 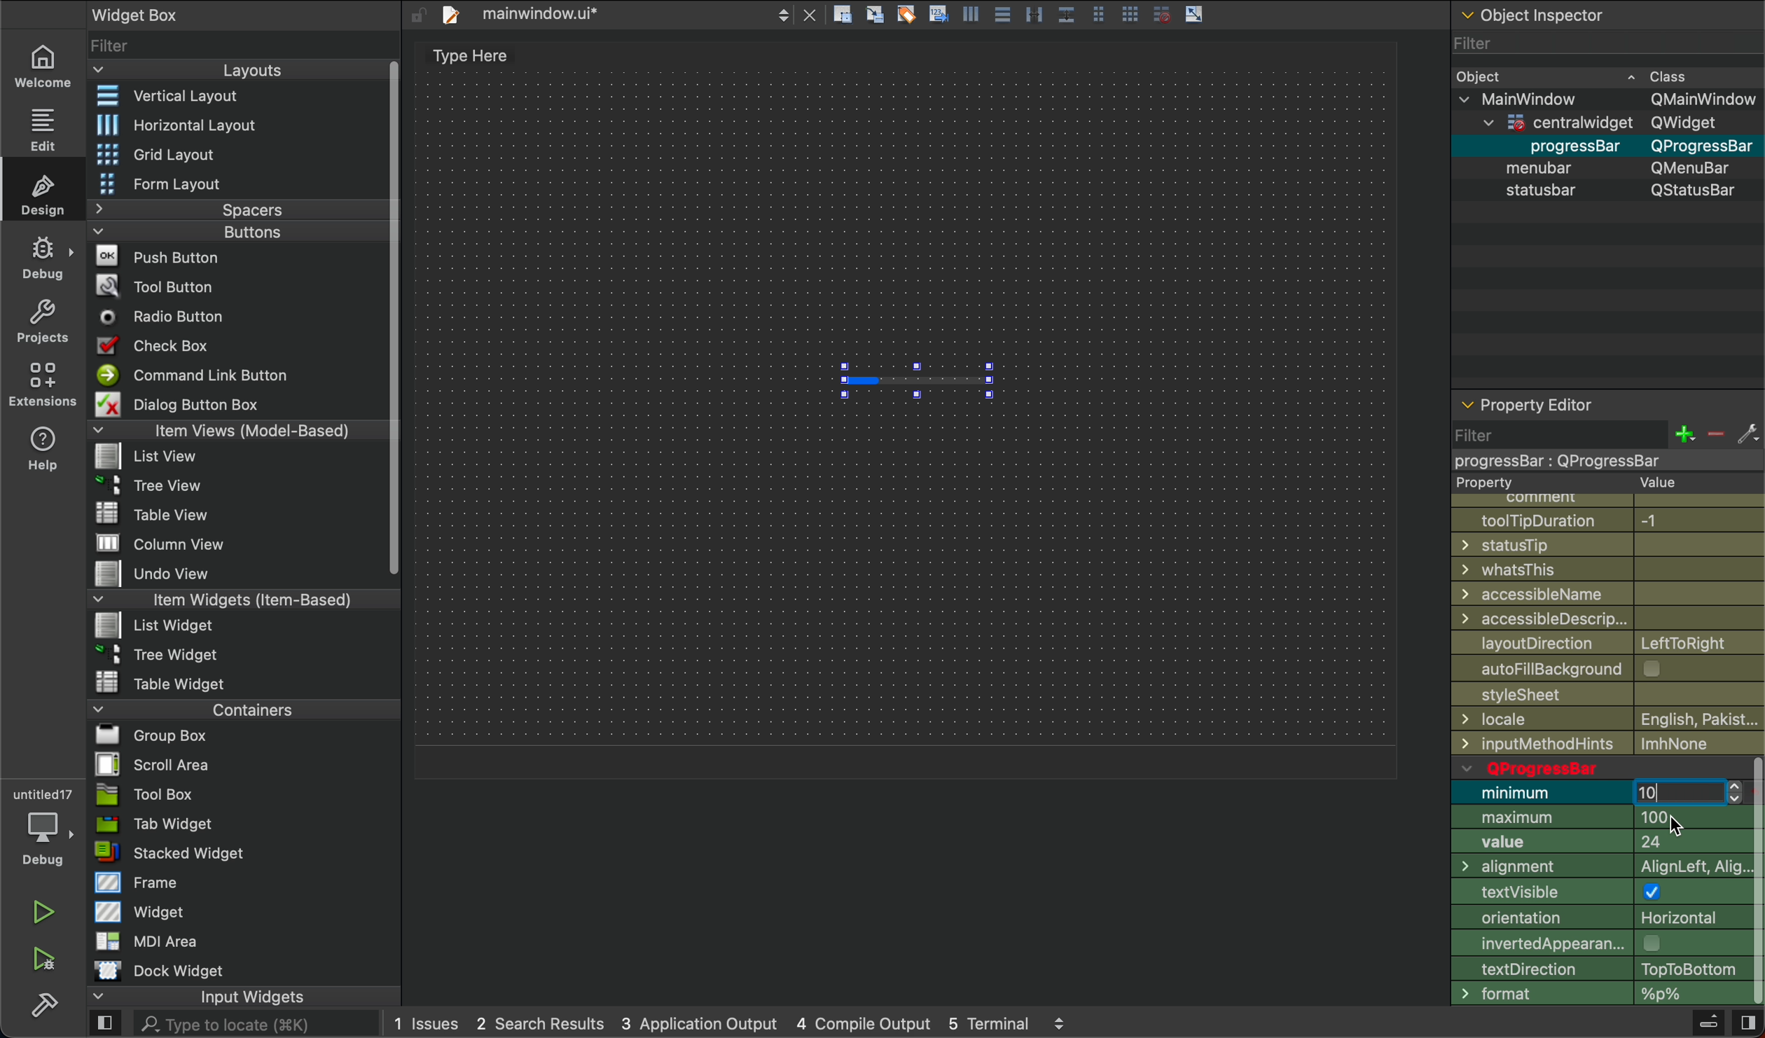 I want to click on Direction , so click(x=1595, y=969).